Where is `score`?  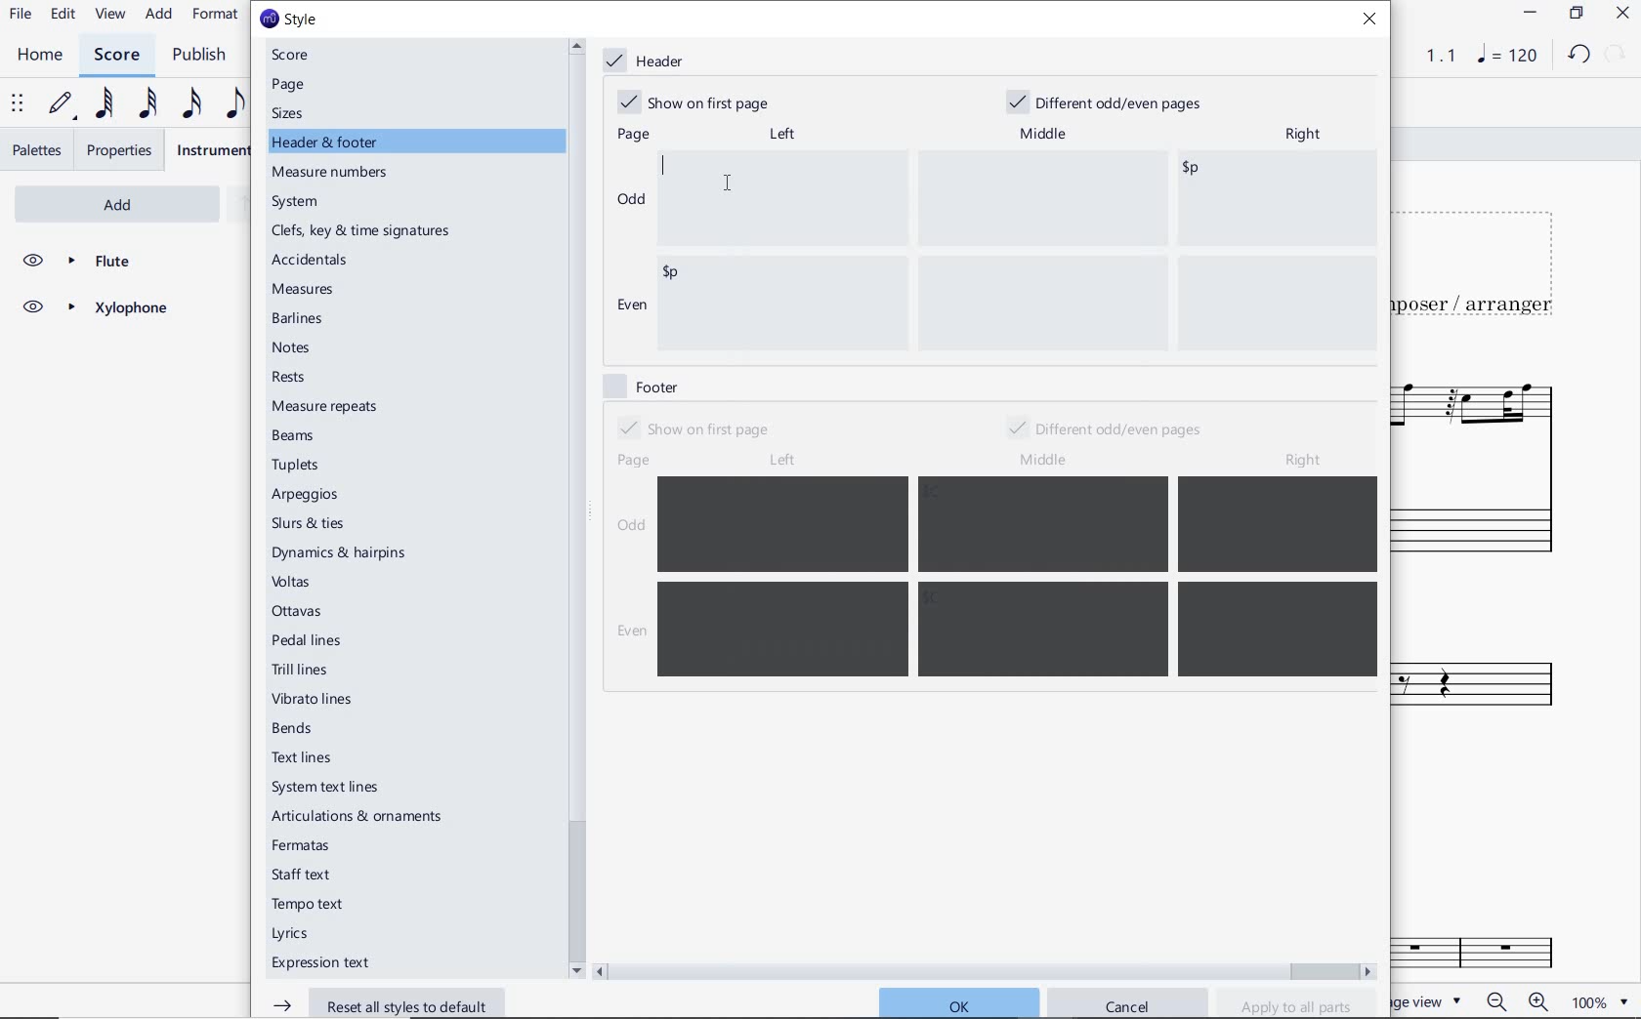
score is located at coordinates (298, 55).